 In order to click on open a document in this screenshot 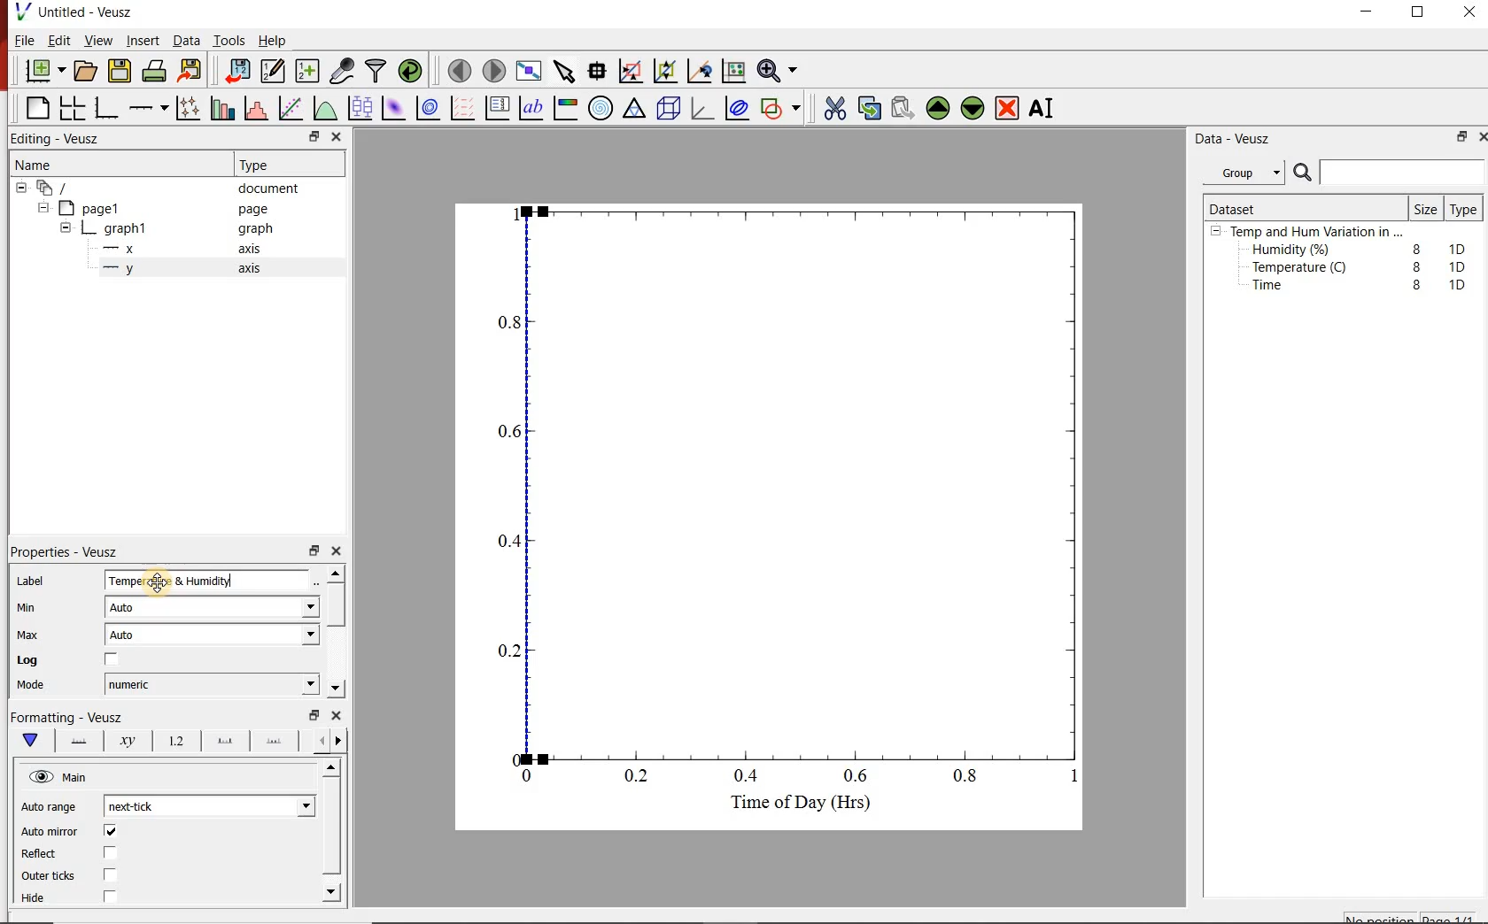, I will do `click(87, 72)`.